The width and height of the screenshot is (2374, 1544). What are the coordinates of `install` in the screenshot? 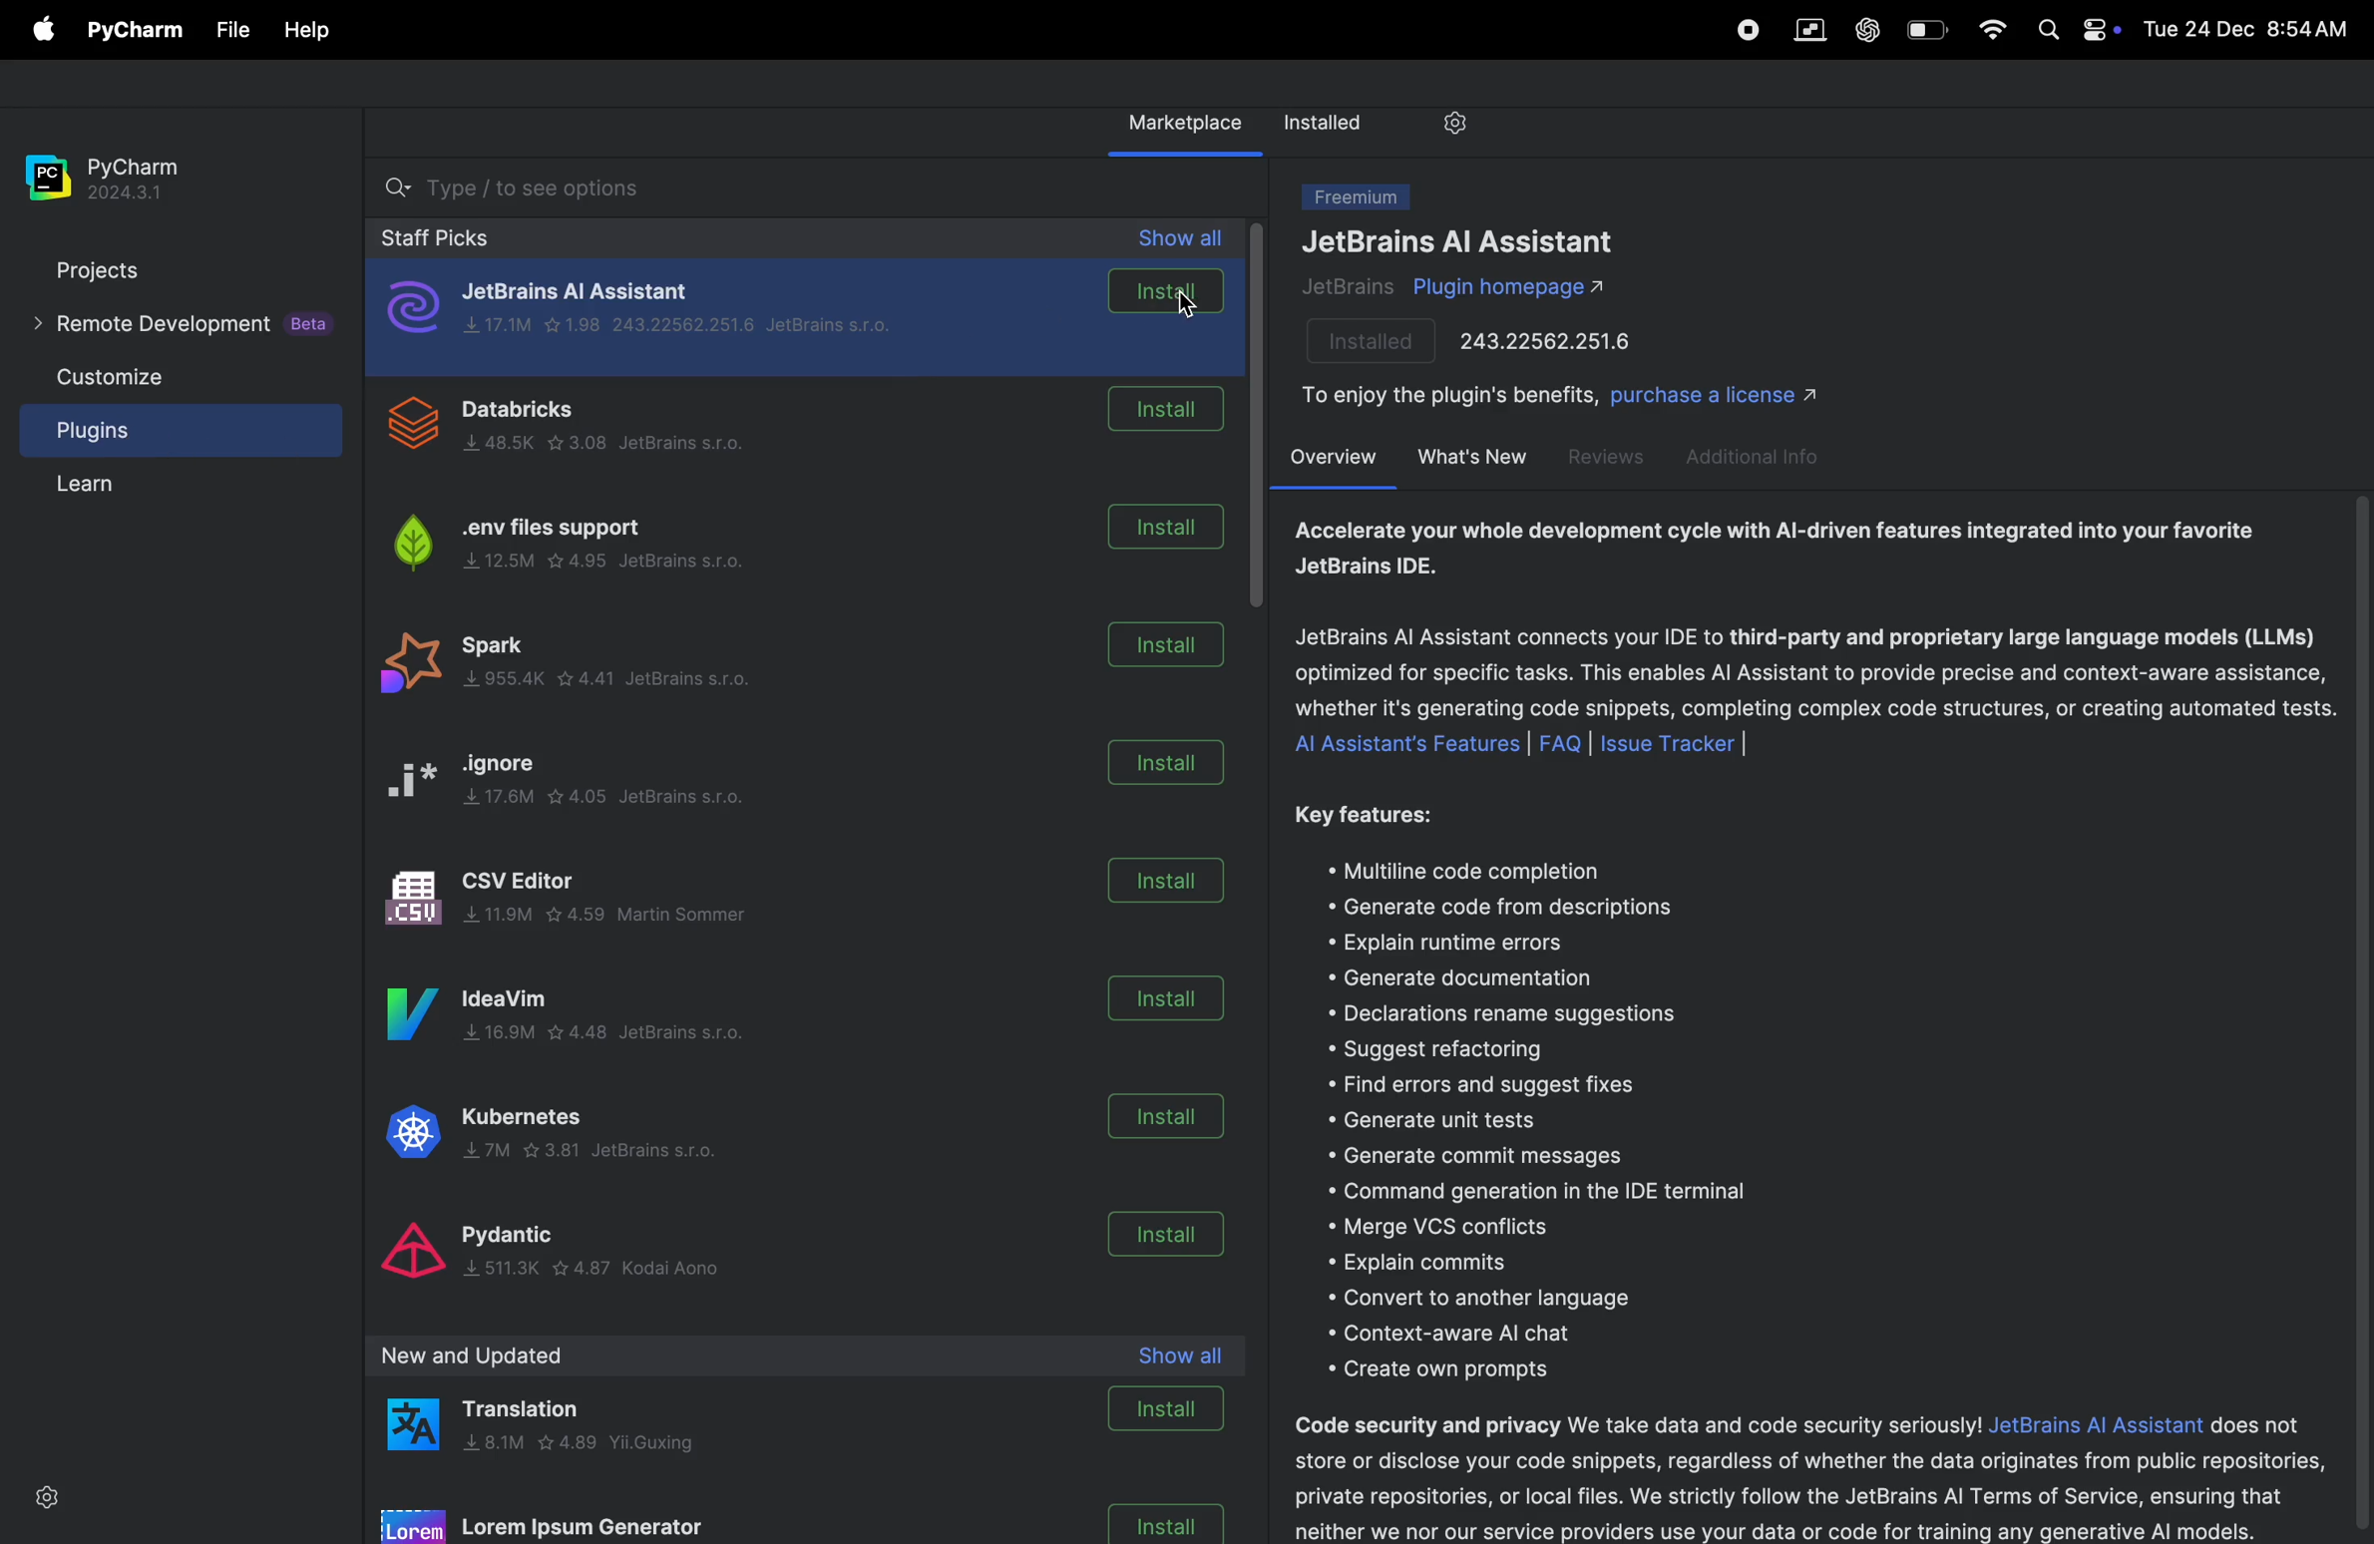 It's located at (1164, 292).